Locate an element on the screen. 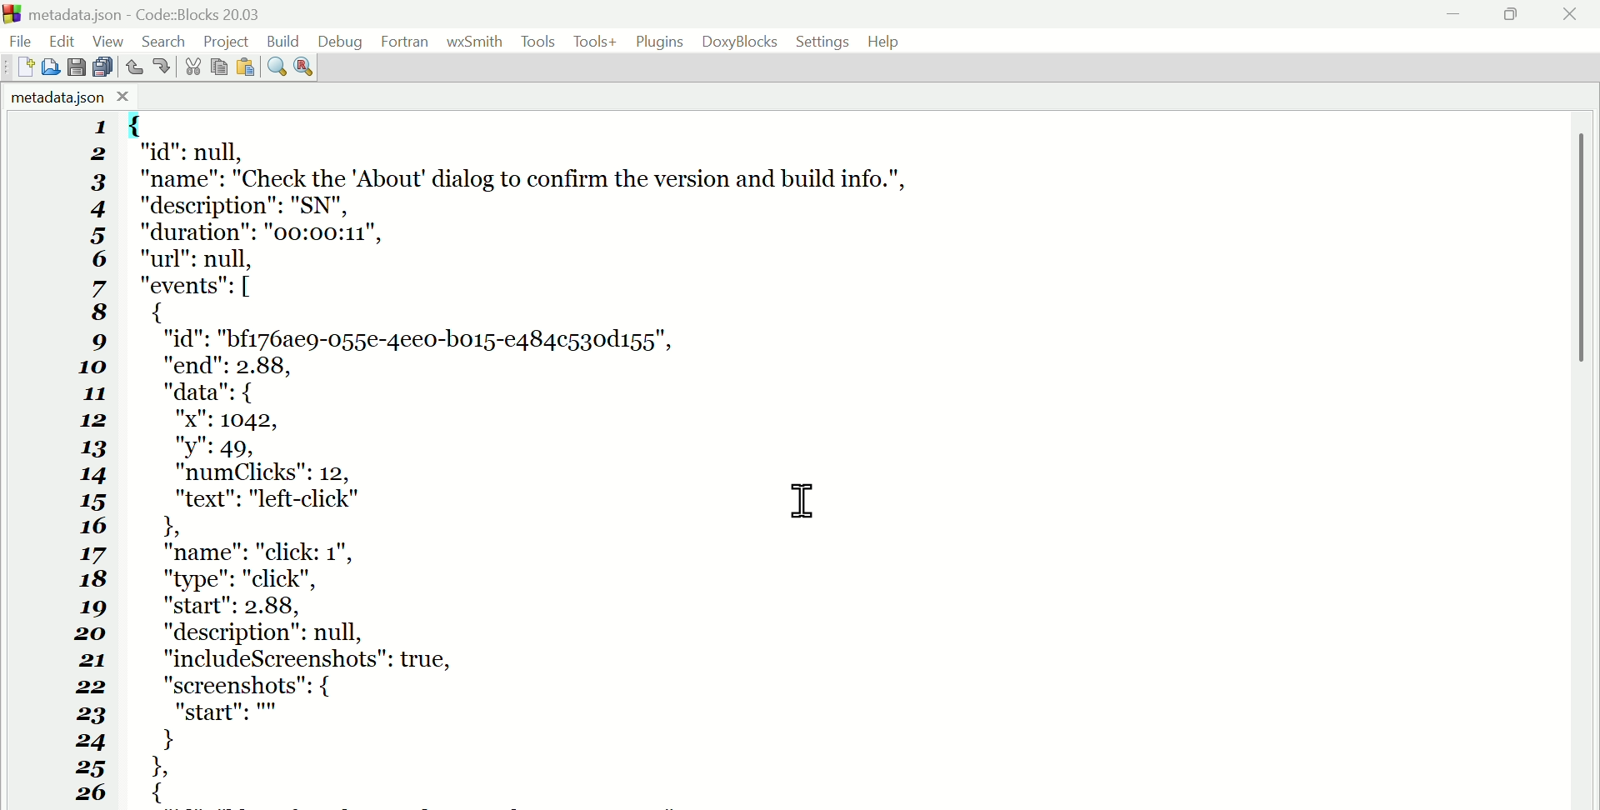 Image resolution: width=1600 pixels, height=810 pixels. save is located at coordinates (79, 67).